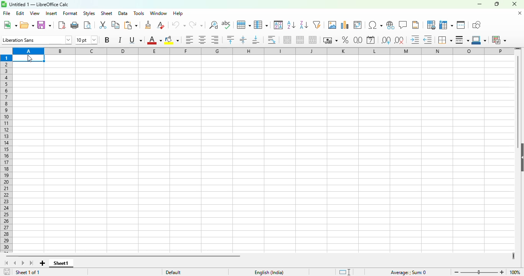  I want to click on delete decimal, so click(399, 40).